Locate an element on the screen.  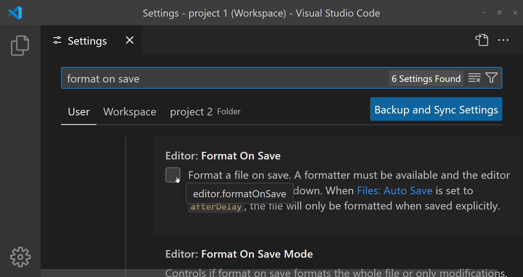
editor.formatOnSave is located at coordinates (240, 193).